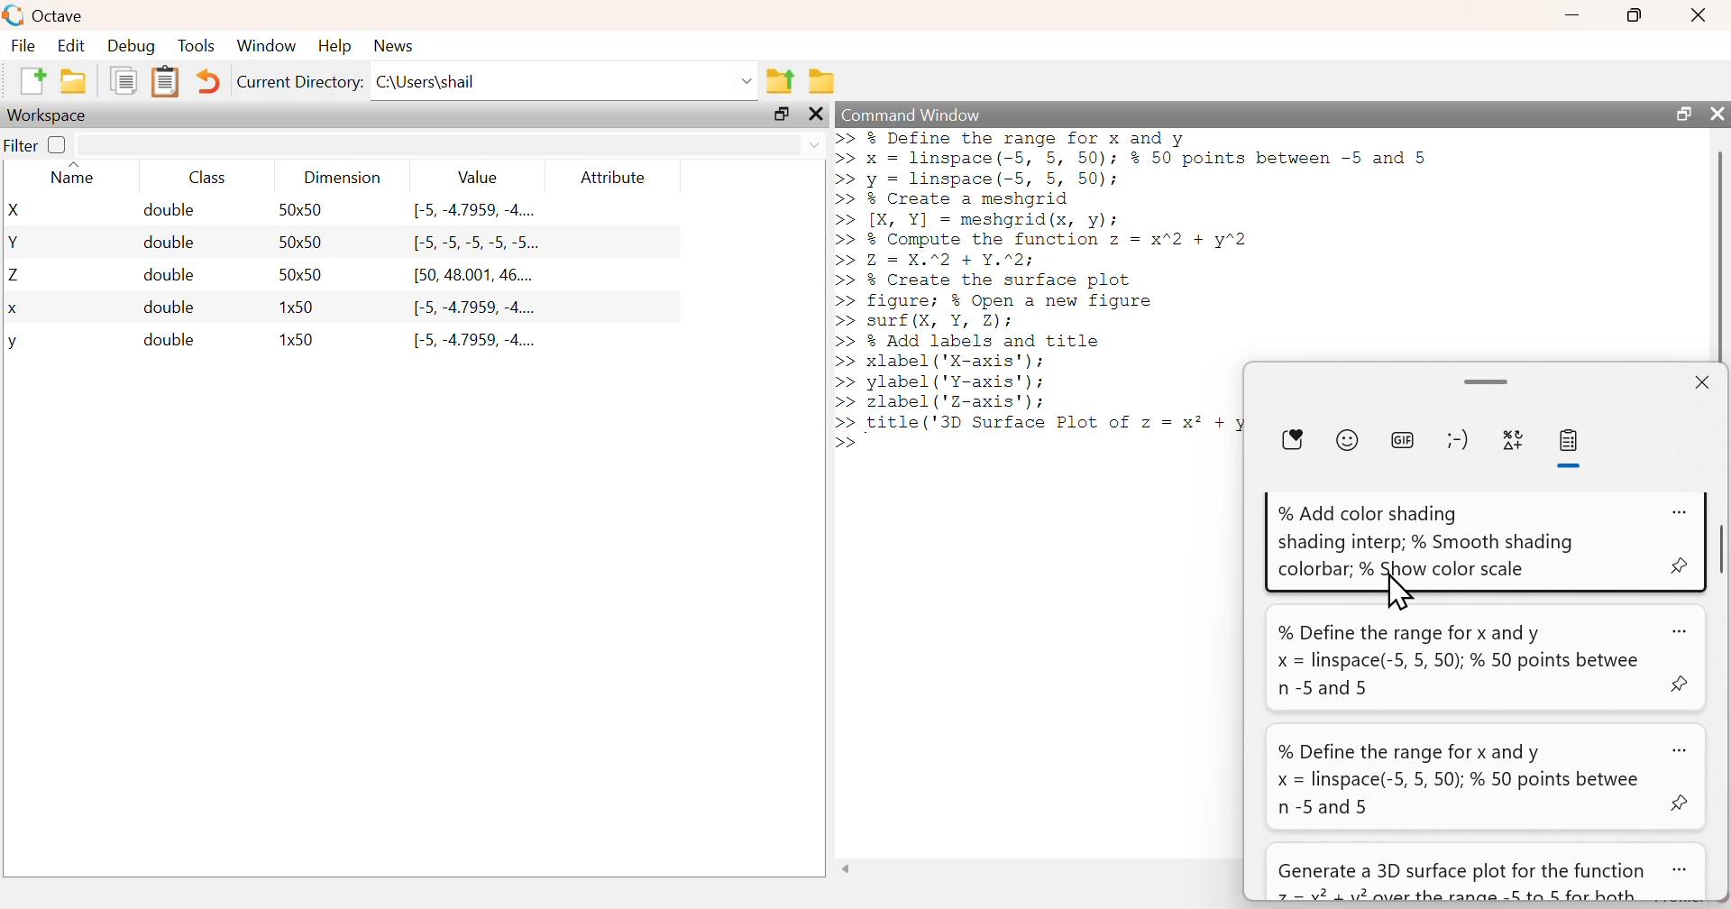  What do you see at coordinates (477, 243) in the screenshot?
I see `[-5, 5, -5, 5, -5...` at bounding box center [477, 243].